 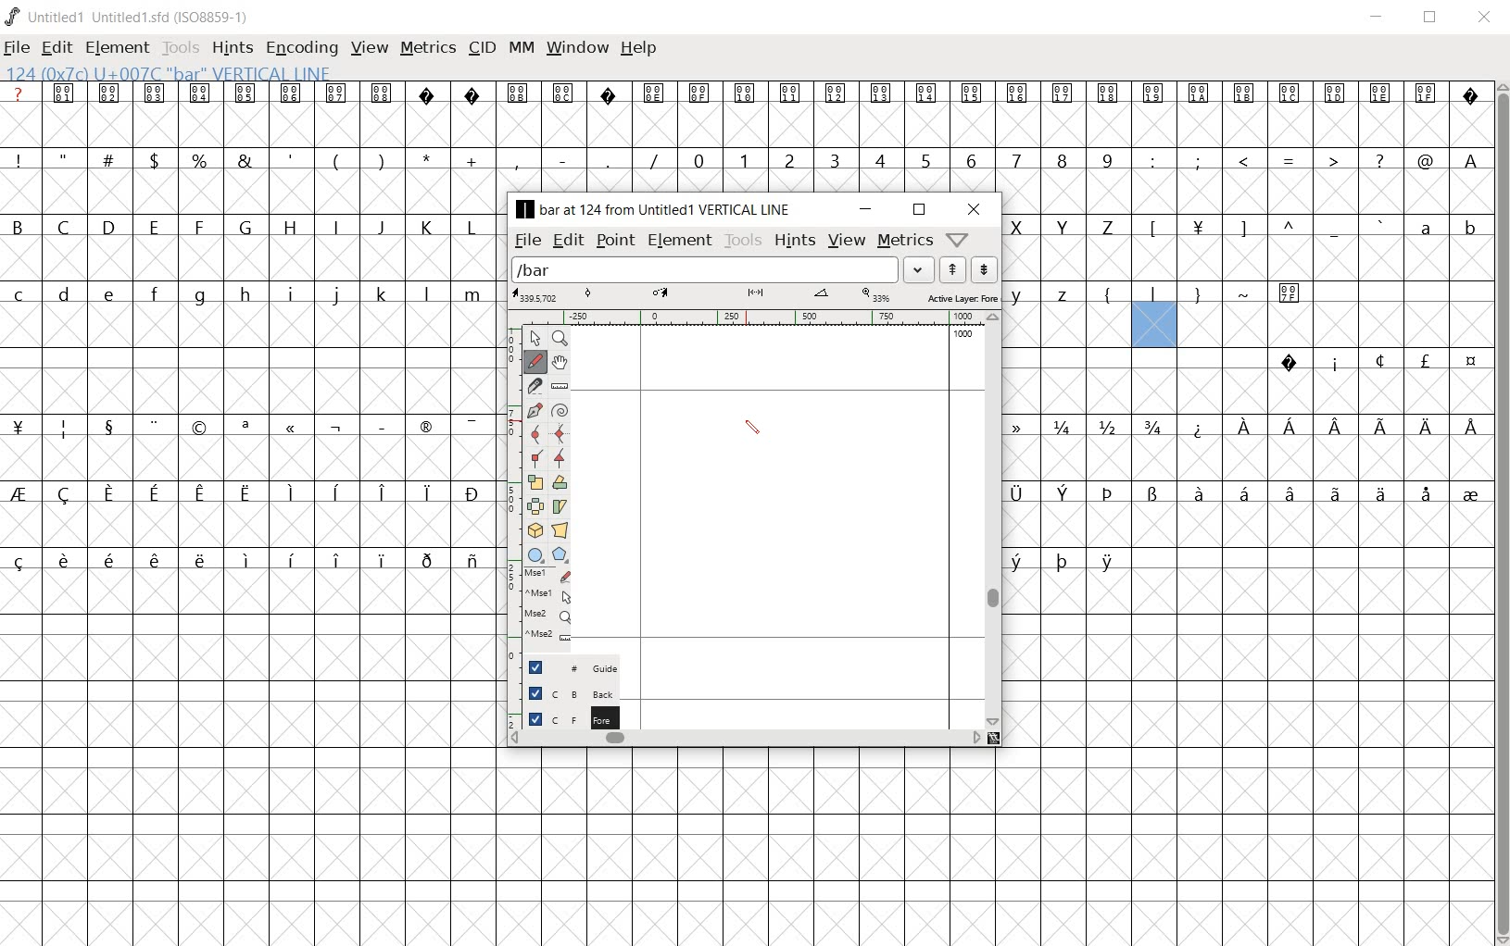 What do you see at coordinates (563, 716) in the screenshot?
I see `foreground` at bounding box center [563, 716].